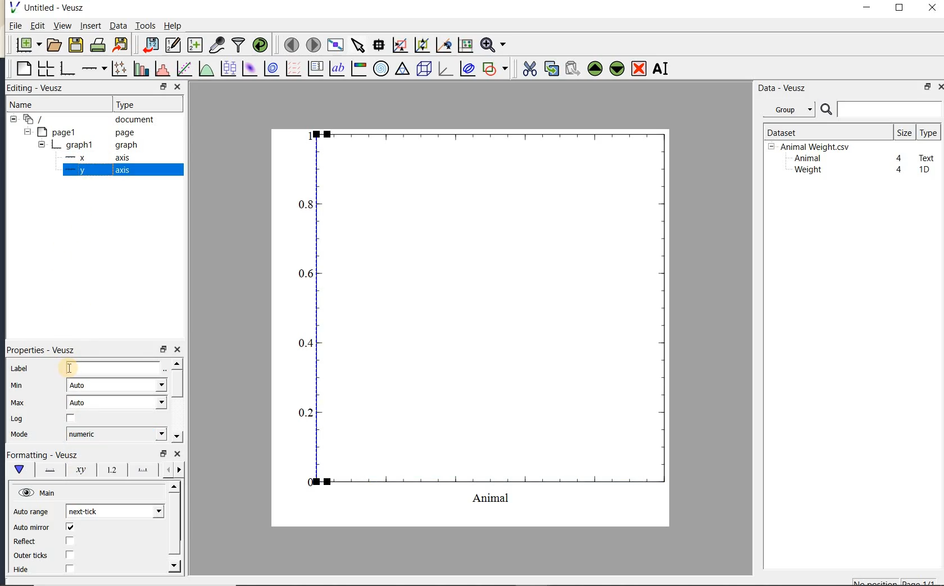 The image size is (944, 586). Describe the element at coordinates (402, 70) in the screenshot. I see `ternary graph` at that location.